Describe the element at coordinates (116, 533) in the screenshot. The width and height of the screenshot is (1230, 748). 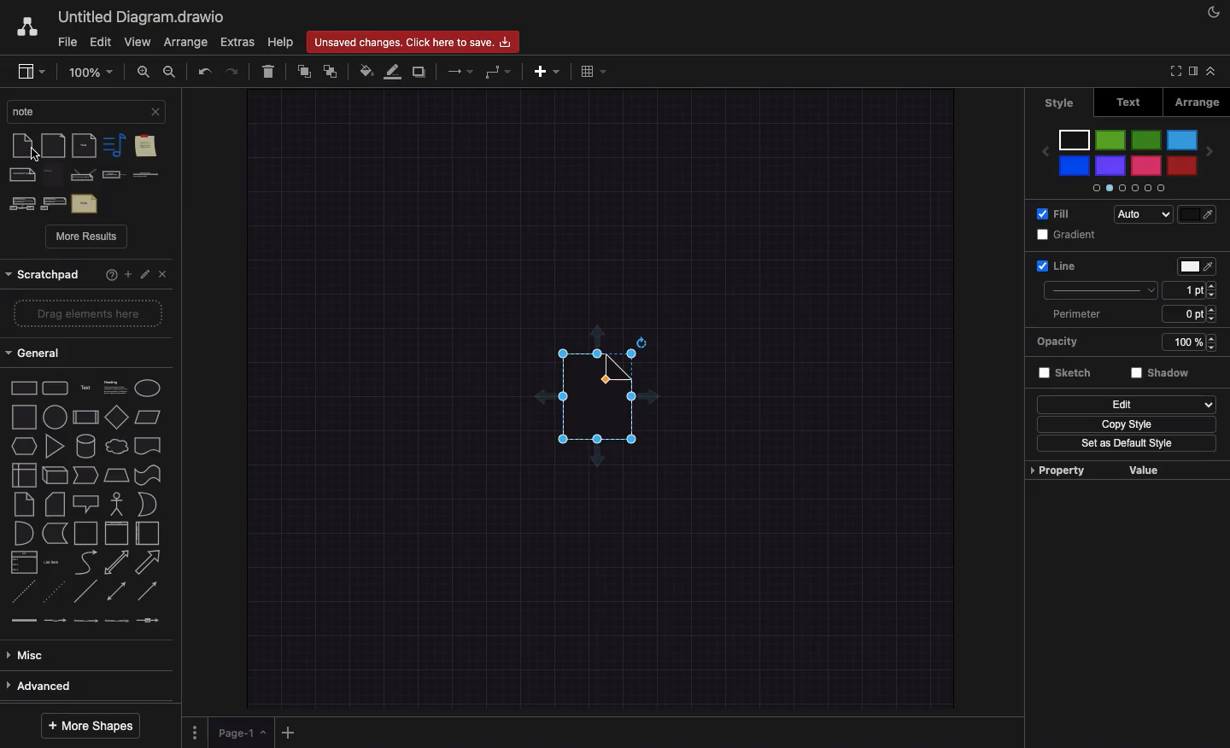
I see `vertical container` at that location.